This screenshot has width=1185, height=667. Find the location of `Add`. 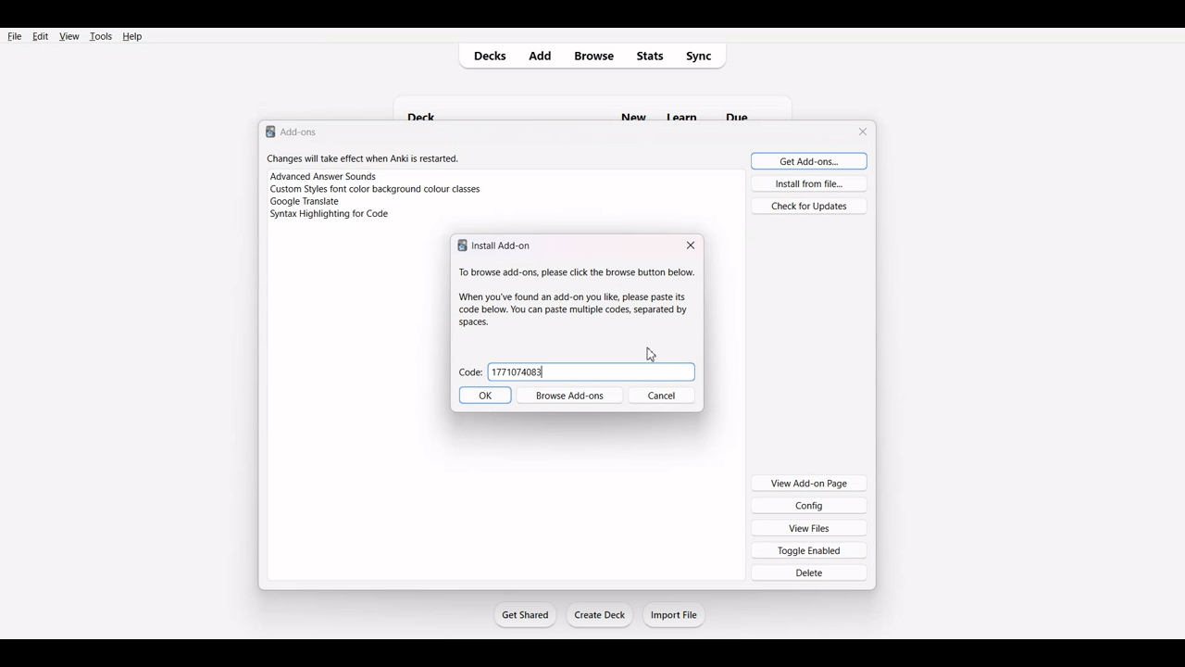

Add is located at coordinates (543, 56).